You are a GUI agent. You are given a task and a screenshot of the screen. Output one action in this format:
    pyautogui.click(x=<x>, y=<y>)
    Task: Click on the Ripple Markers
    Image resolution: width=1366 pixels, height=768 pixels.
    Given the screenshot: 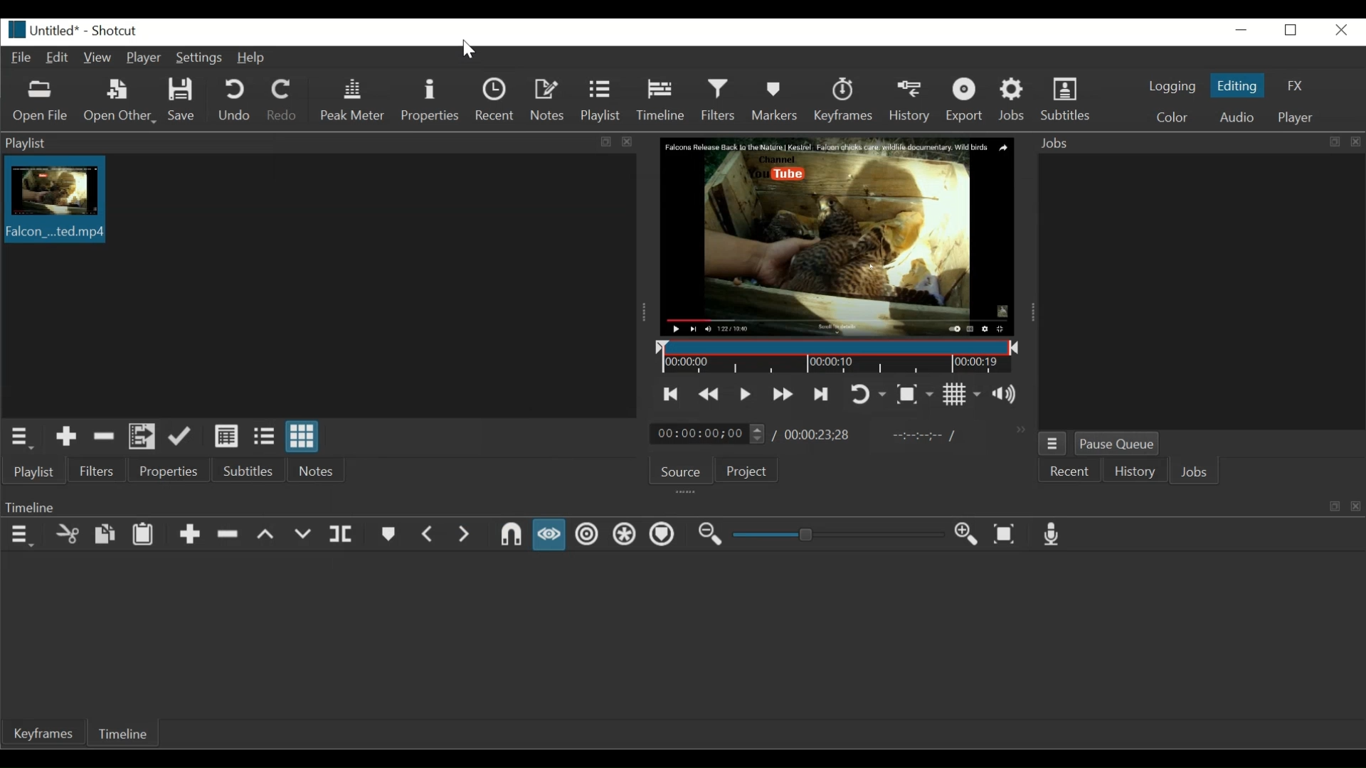 What is the action you would take?
    pyautogui.click(x=665, y=535)
    